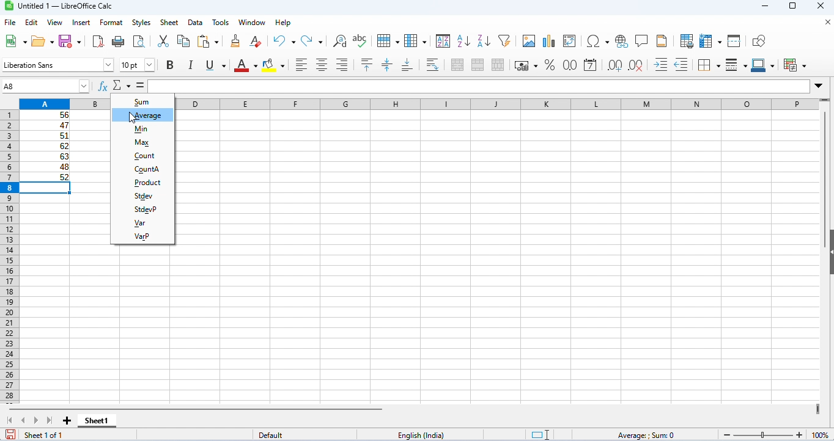  Describe the element at coordinates (570, 42) in the screenshot. I see `insert or edit pivot table` at that location.